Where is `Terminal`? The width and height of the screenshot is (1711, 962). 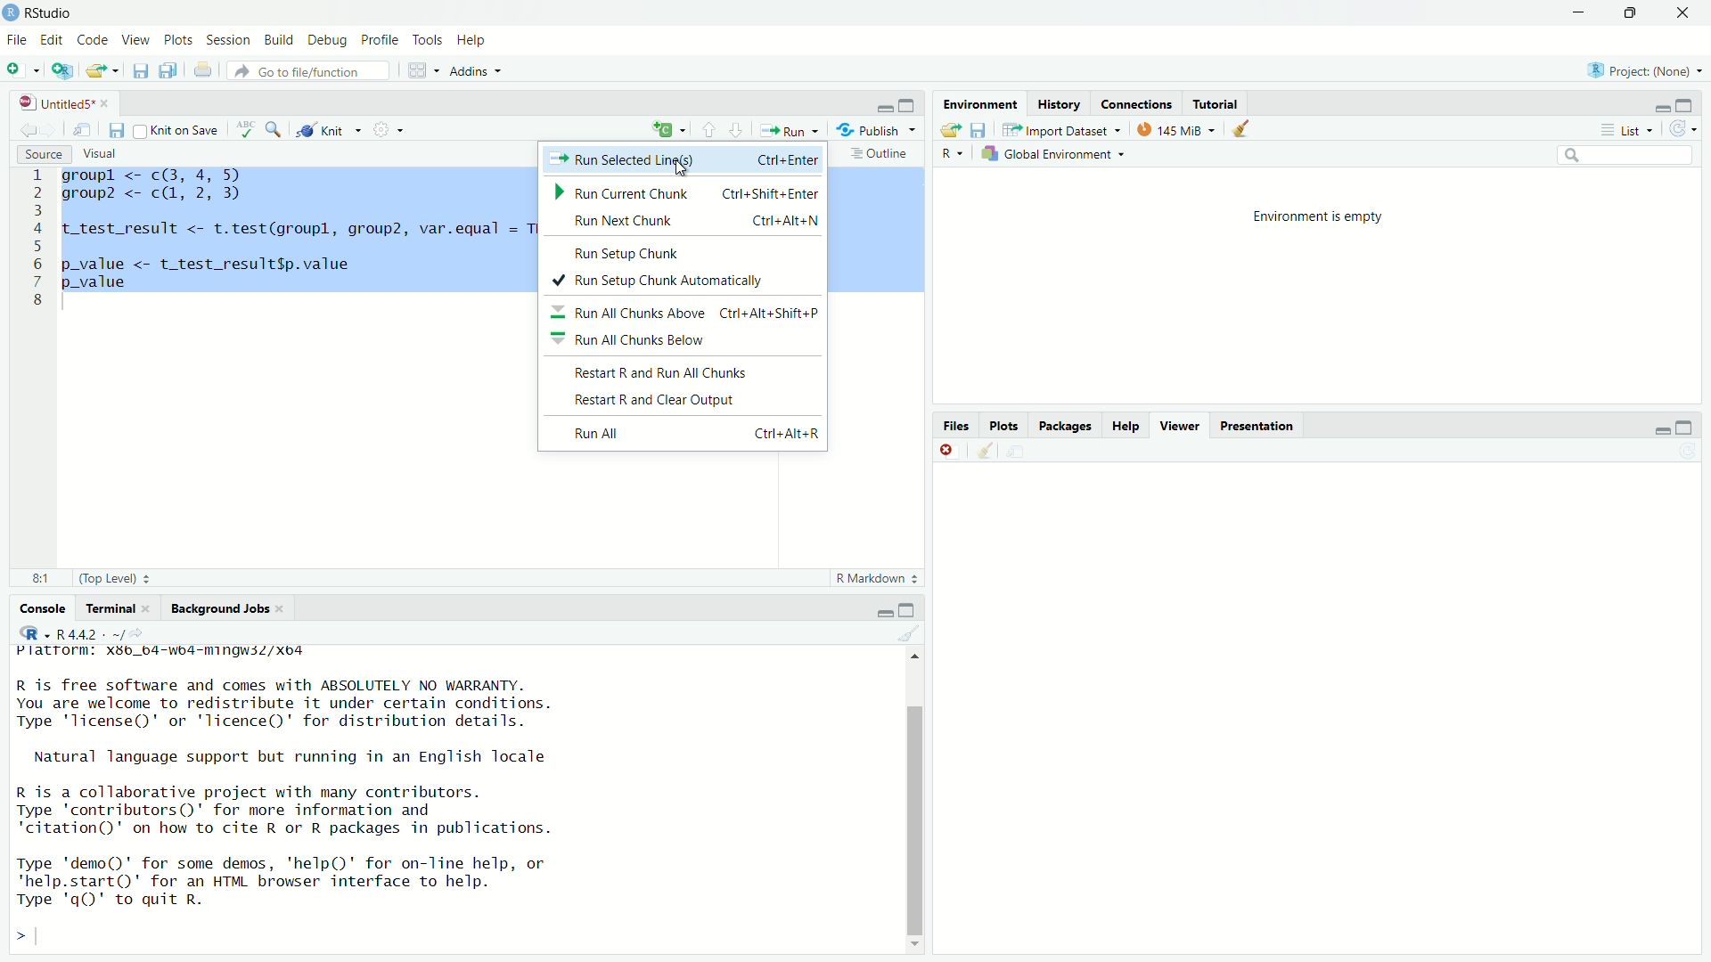
Terminal is located at coordinates (115, 607).